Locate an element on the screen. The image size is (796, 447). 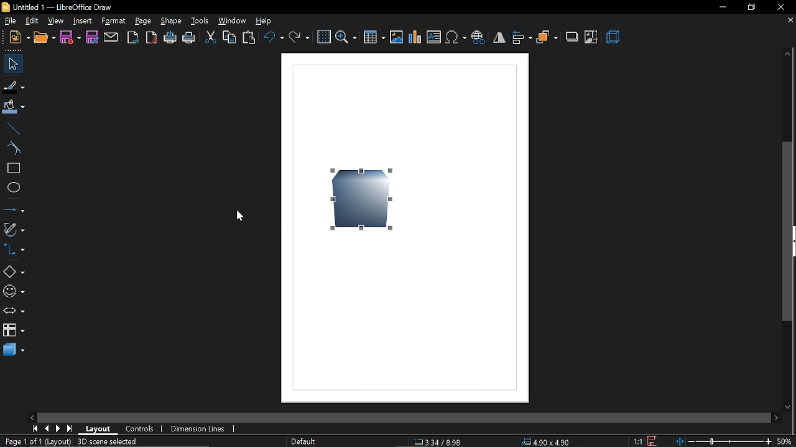
vertical scrollbar is located at coordinates (789, 232).